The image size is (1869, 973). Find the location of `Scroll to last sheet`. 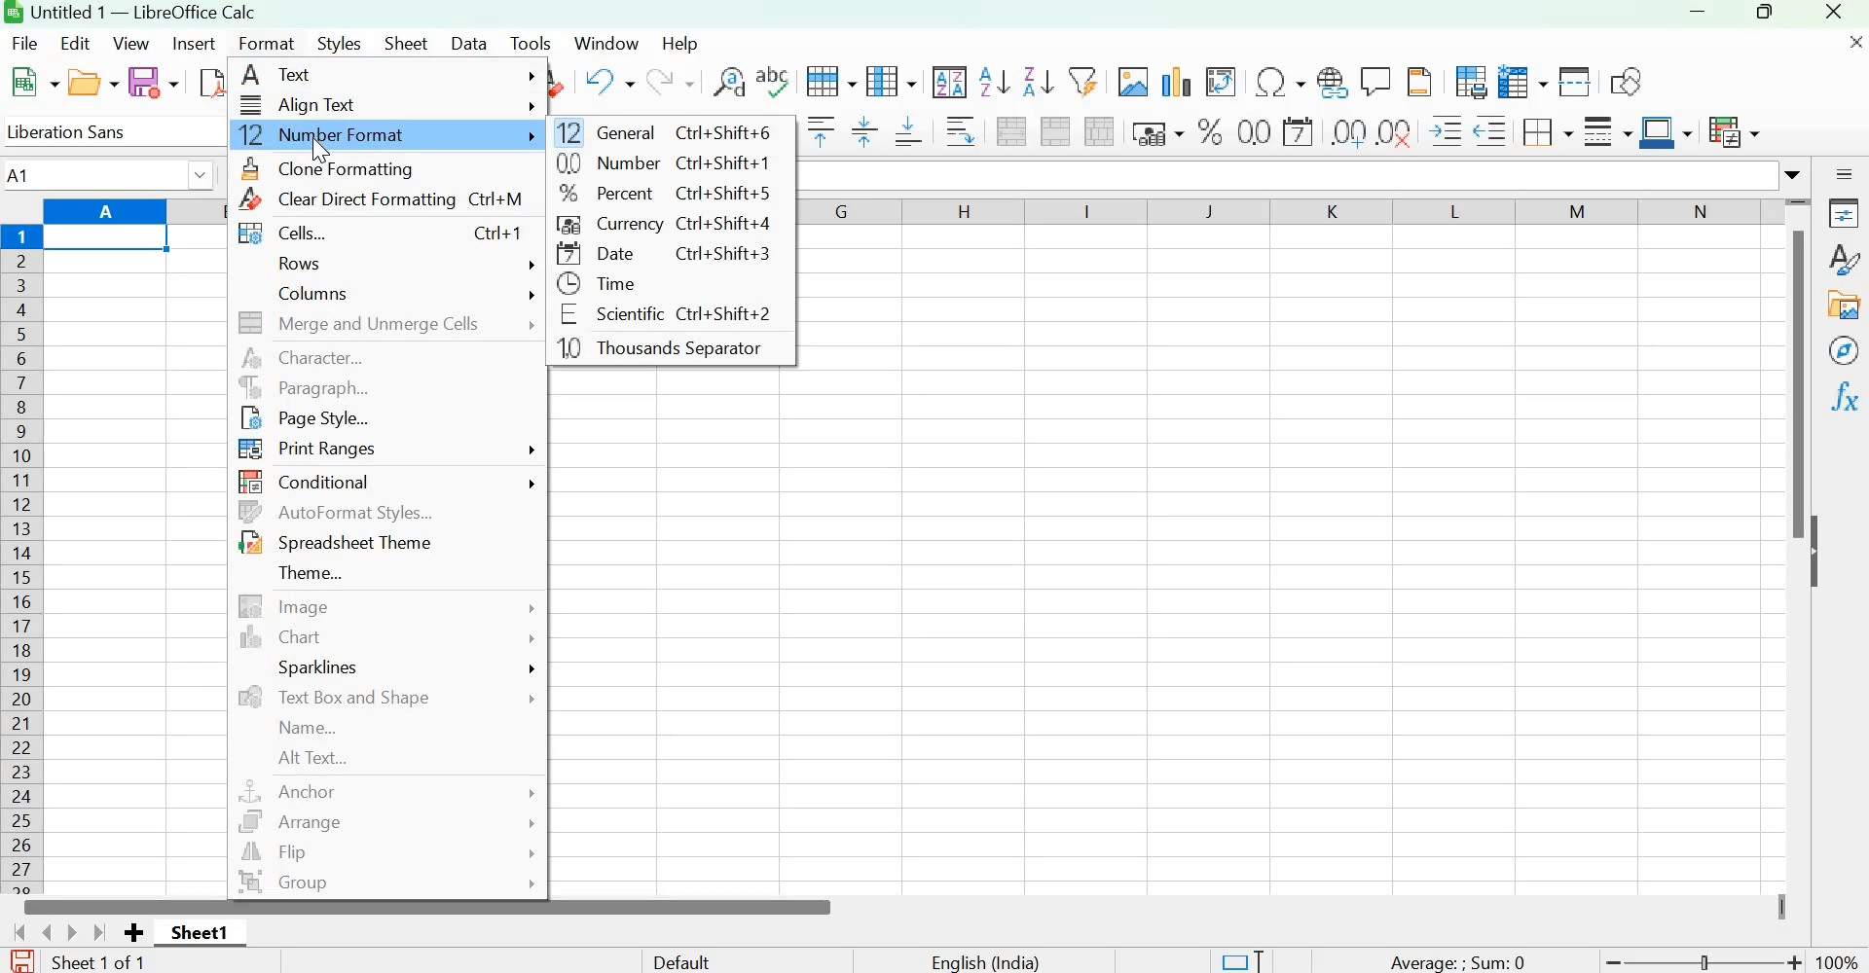

Scroll to last sheet is located at coordinates (103, 933).